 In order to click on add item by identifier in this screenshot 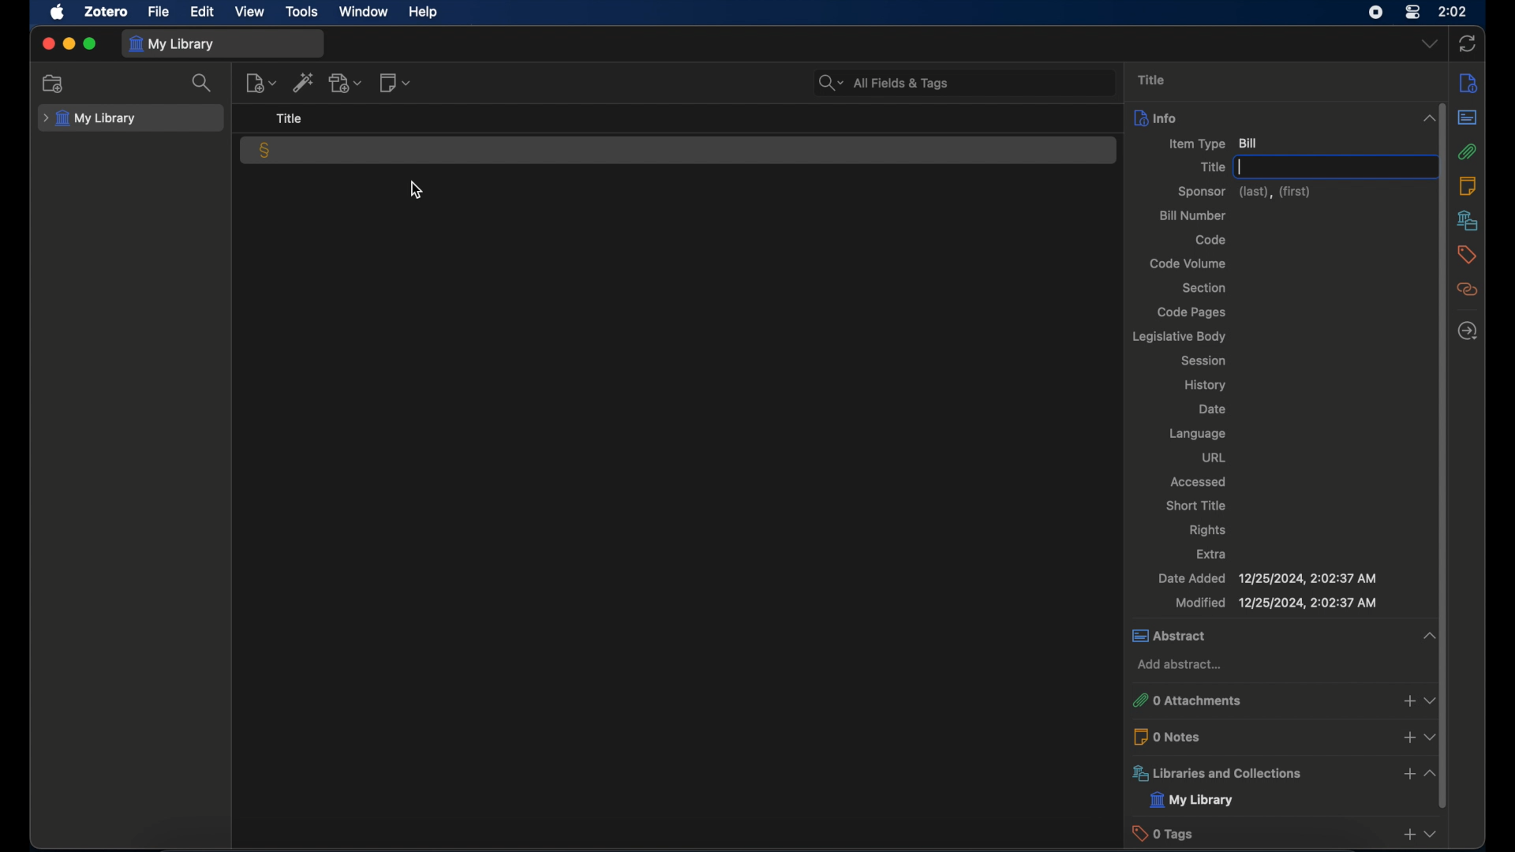, I will do `click(302, 83)`.